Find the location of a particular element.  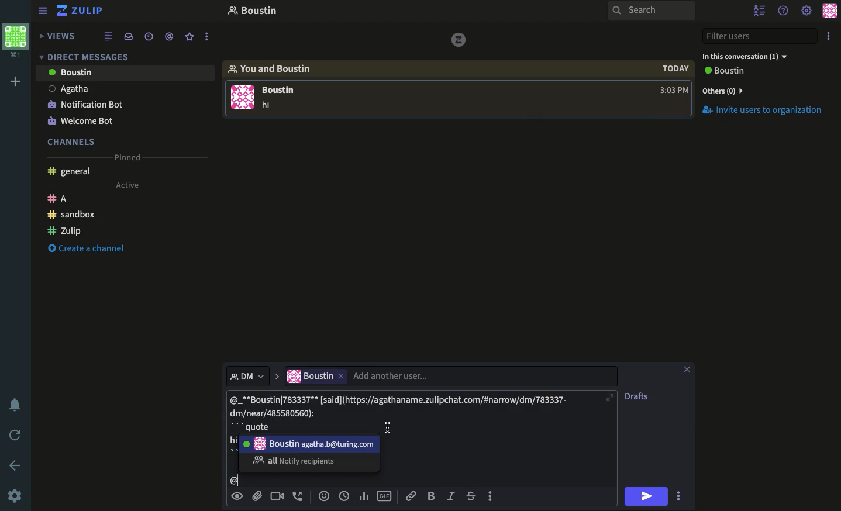

Preview is located at coordinates (239, 495).